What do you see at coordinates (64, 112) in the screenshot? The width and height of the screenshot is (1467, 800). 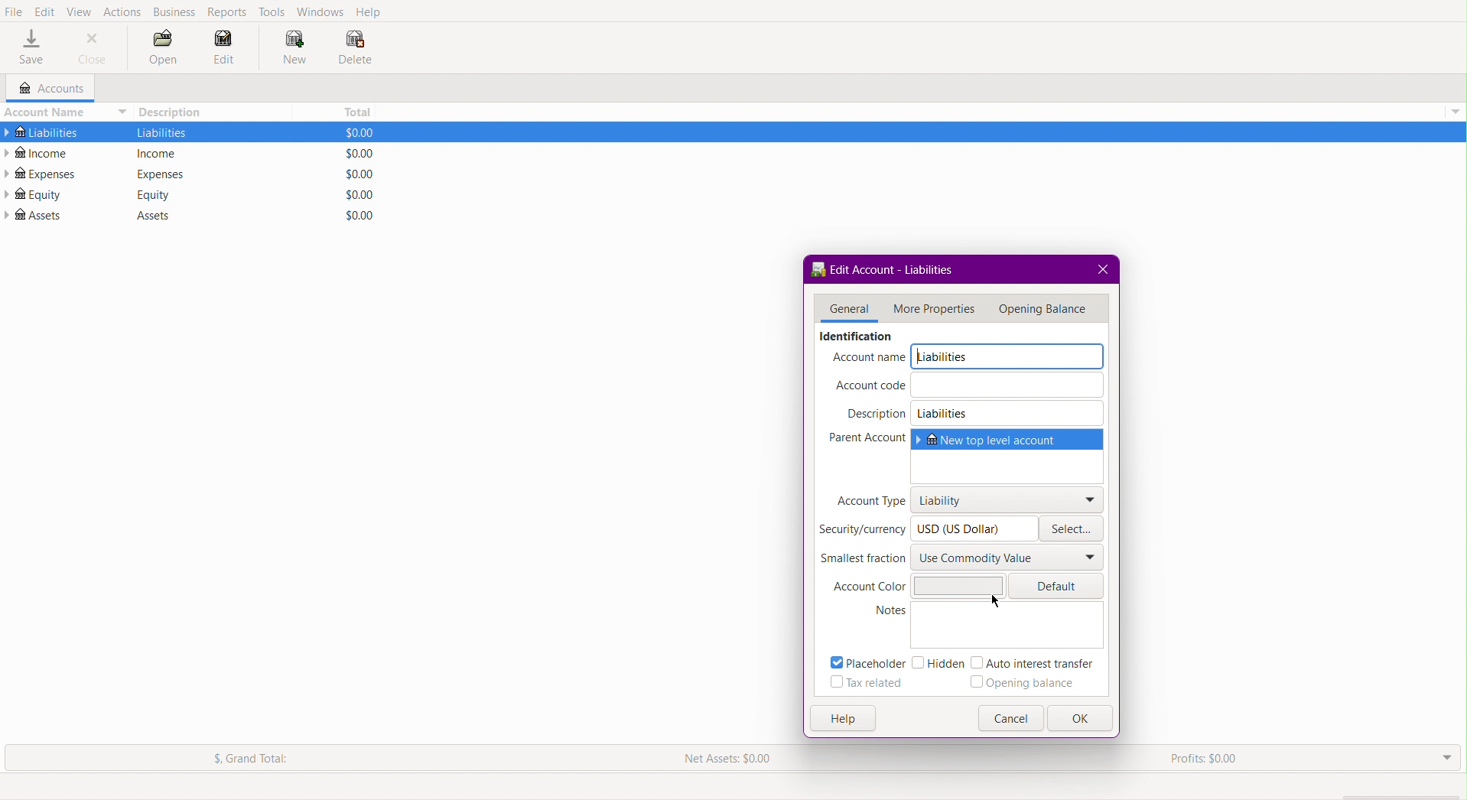 I see `Account Name` at bounding box center [64, 112].